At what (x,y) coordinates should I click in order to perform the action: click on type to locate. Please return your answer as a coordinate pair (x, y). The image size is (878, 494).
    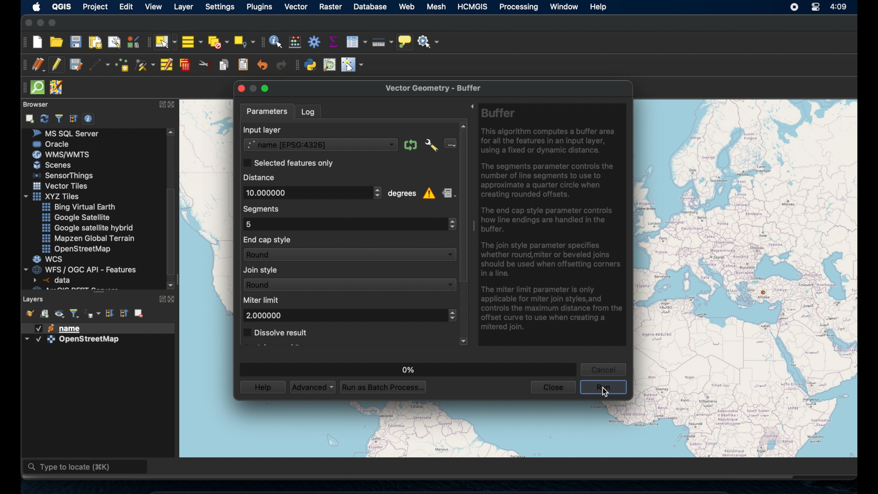
    Looking at the image, I should click on (86, 468).